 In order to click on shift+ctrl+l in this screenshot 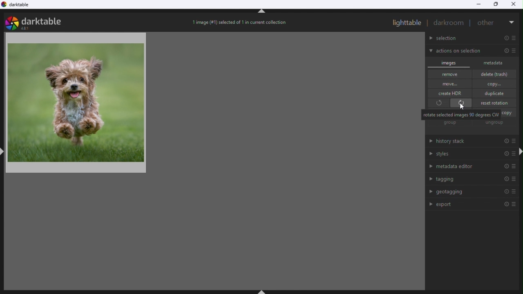, I will do `click(3, 151)`.